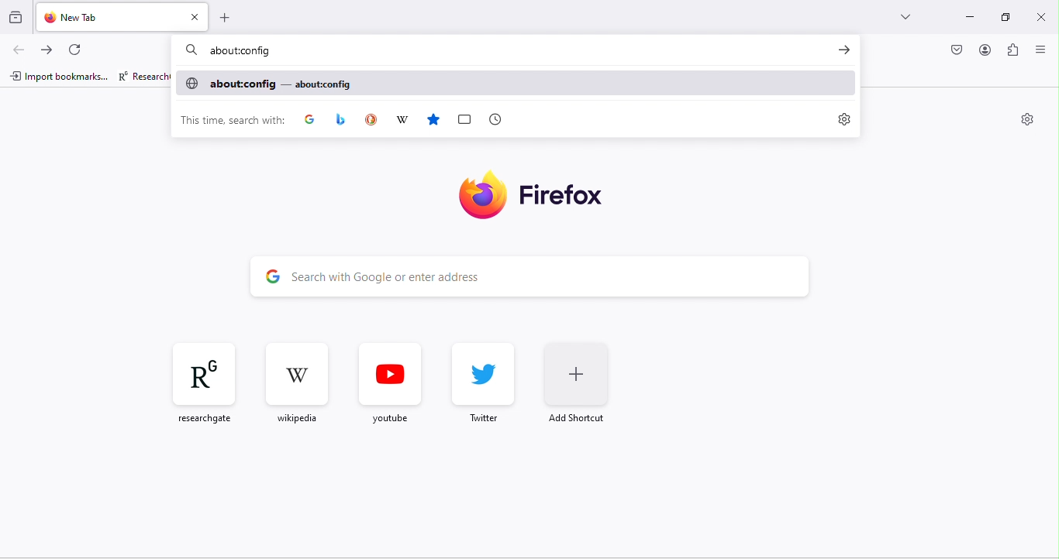 This screenshot has height=559, width=1059. I want to click on import bookmarks, so click(59, 77).